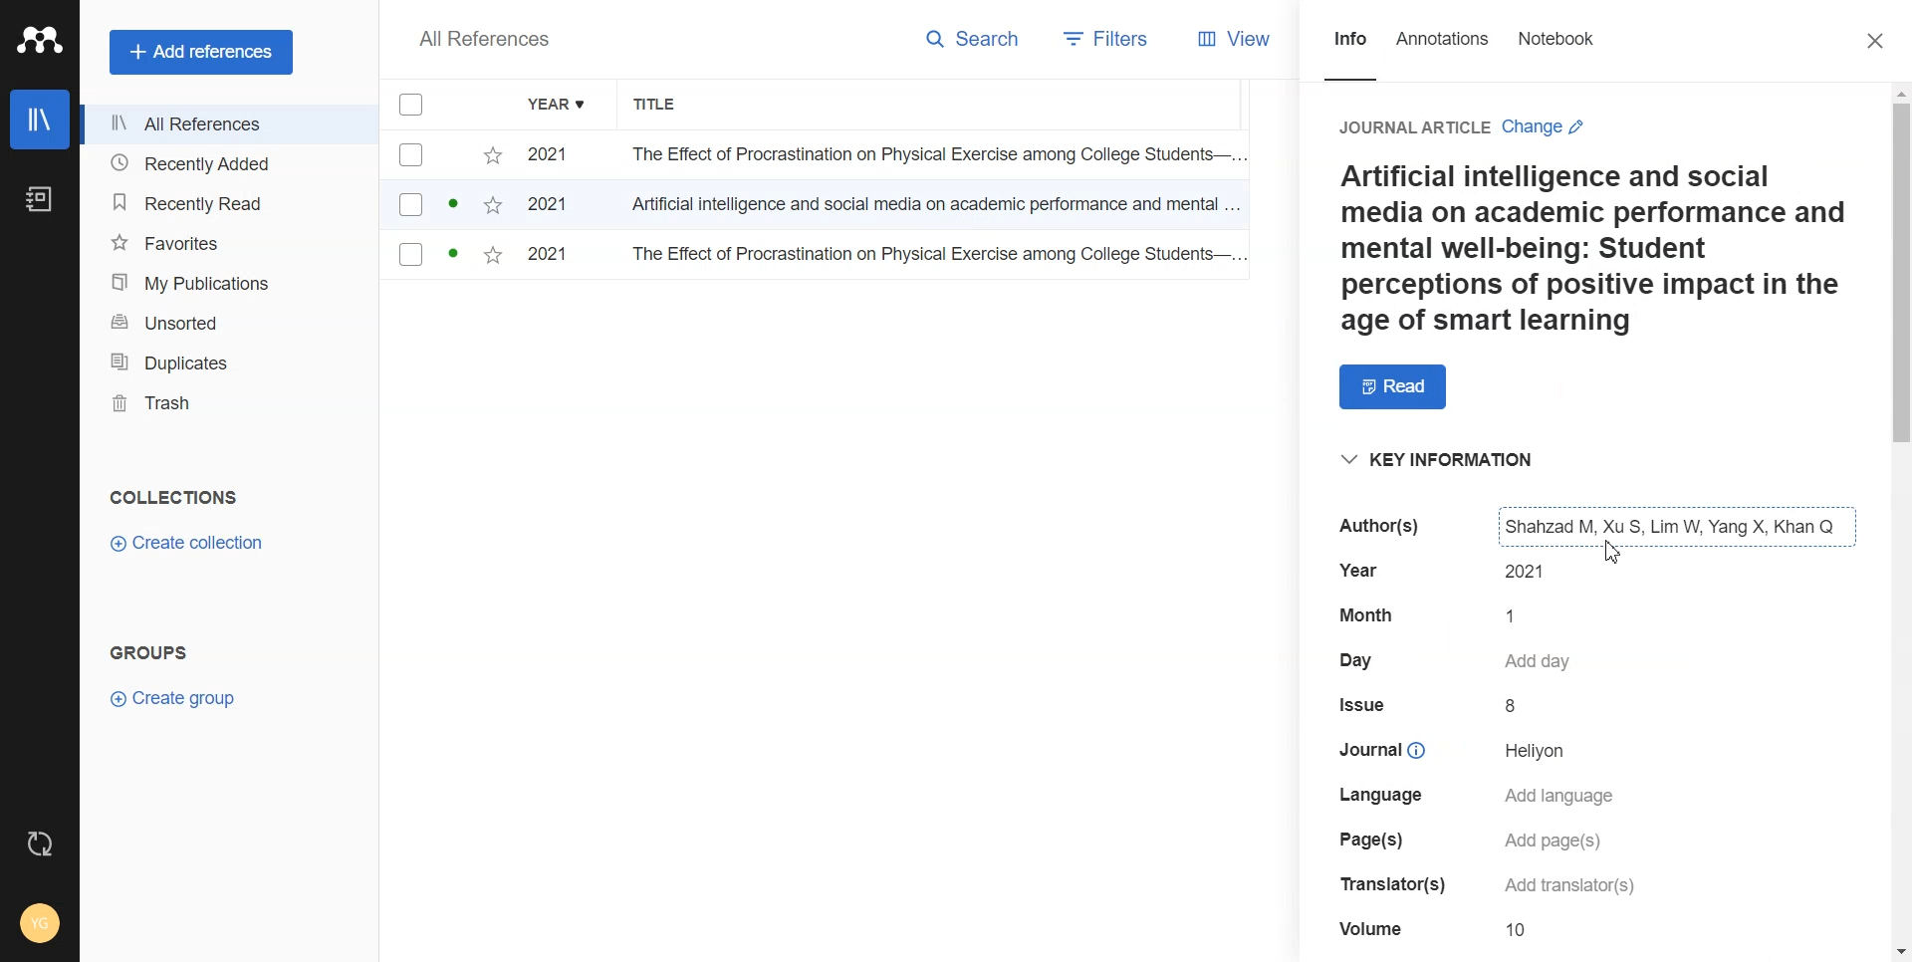 Image resolution: width=1912 pixels, height=962 pixels. Describe the element at coordinates (978, 39) in the screenshot. I see `Search` at that location.